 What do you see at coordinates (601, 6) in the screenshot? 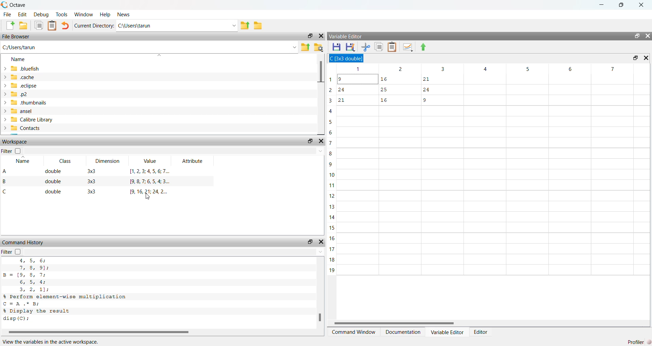
I see `minimize` at bounding box center [601, 6].